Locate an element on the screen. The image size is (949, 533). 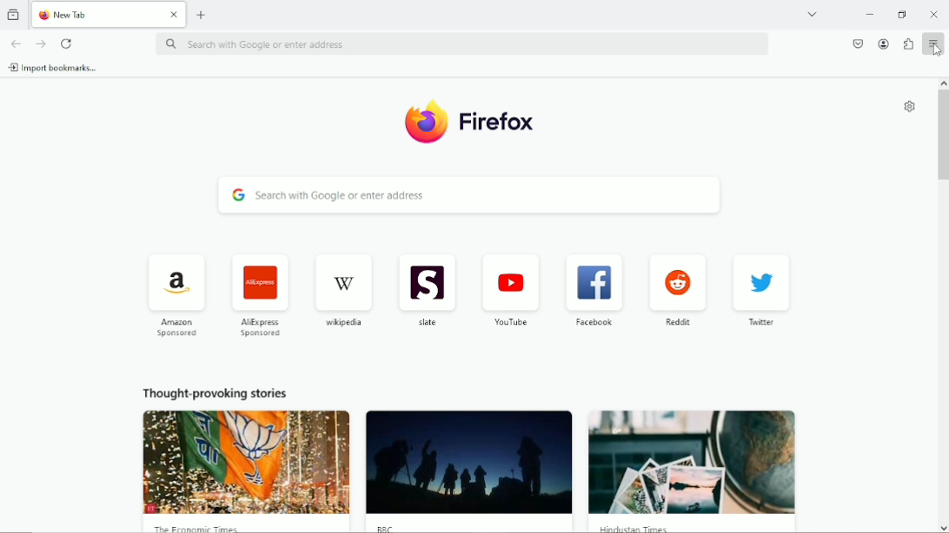
close is located at coordinates (174, 15).